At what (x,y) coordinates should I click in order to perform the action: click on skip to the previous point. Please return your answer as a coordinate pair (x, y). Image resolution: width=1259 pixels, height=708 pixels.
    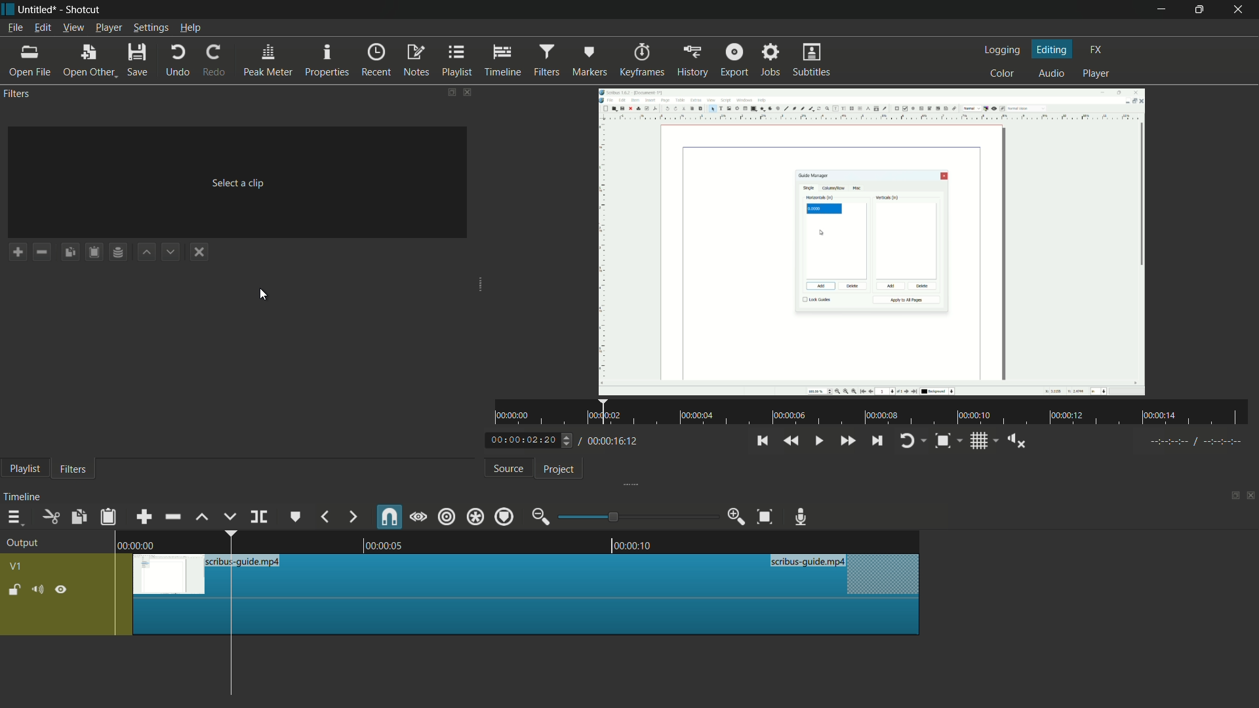
    Looking at the image, I should click on (762, 441).